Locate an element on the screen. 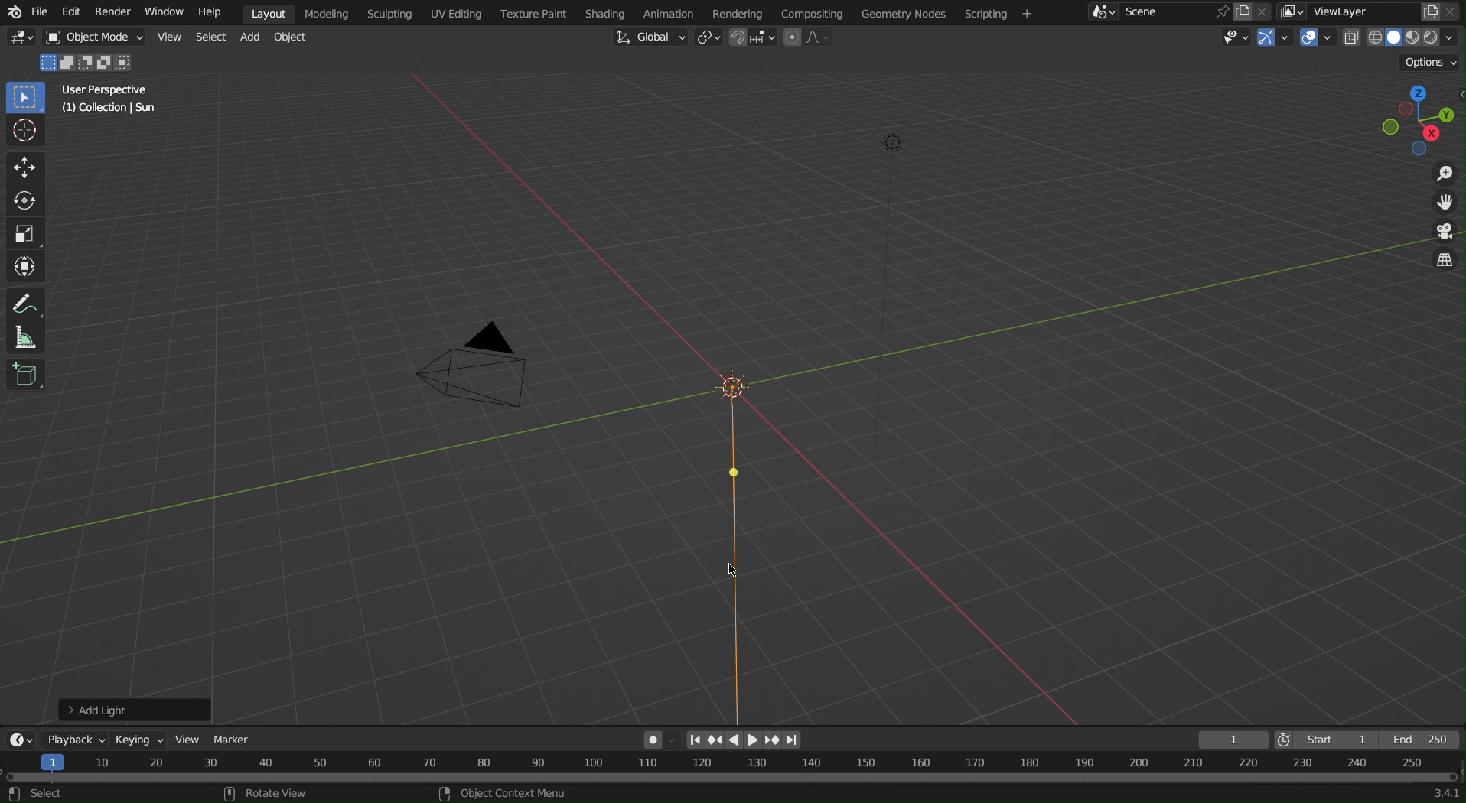 This screenshot has height=803, width=1466. Toggle View is located at coordinates (1442, 262).